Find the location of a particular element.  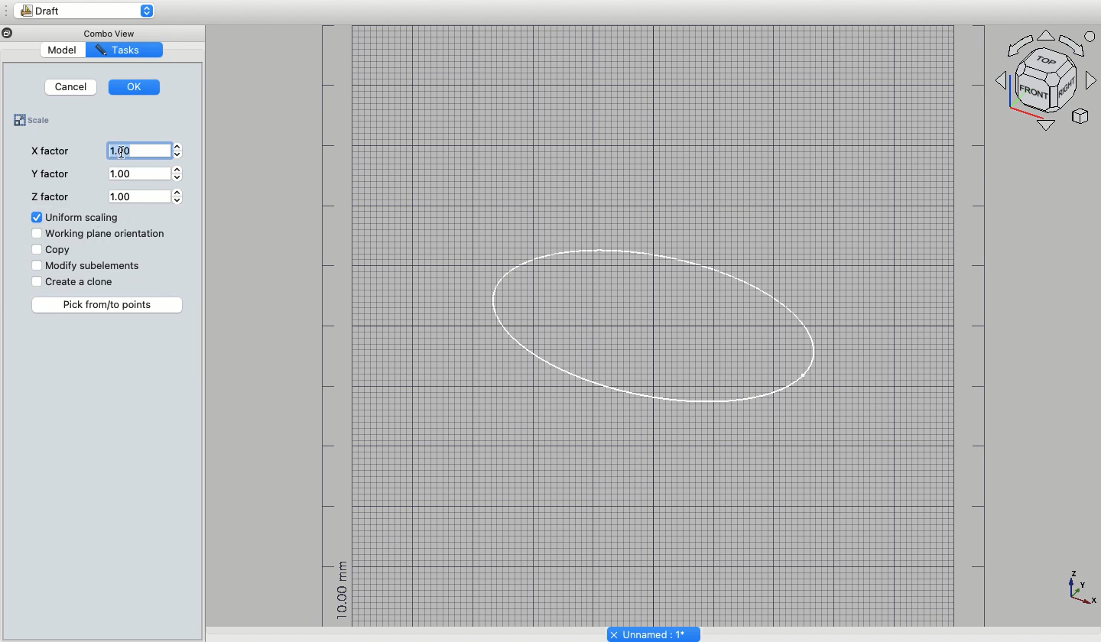

OK is located at coordinates (136, 86).